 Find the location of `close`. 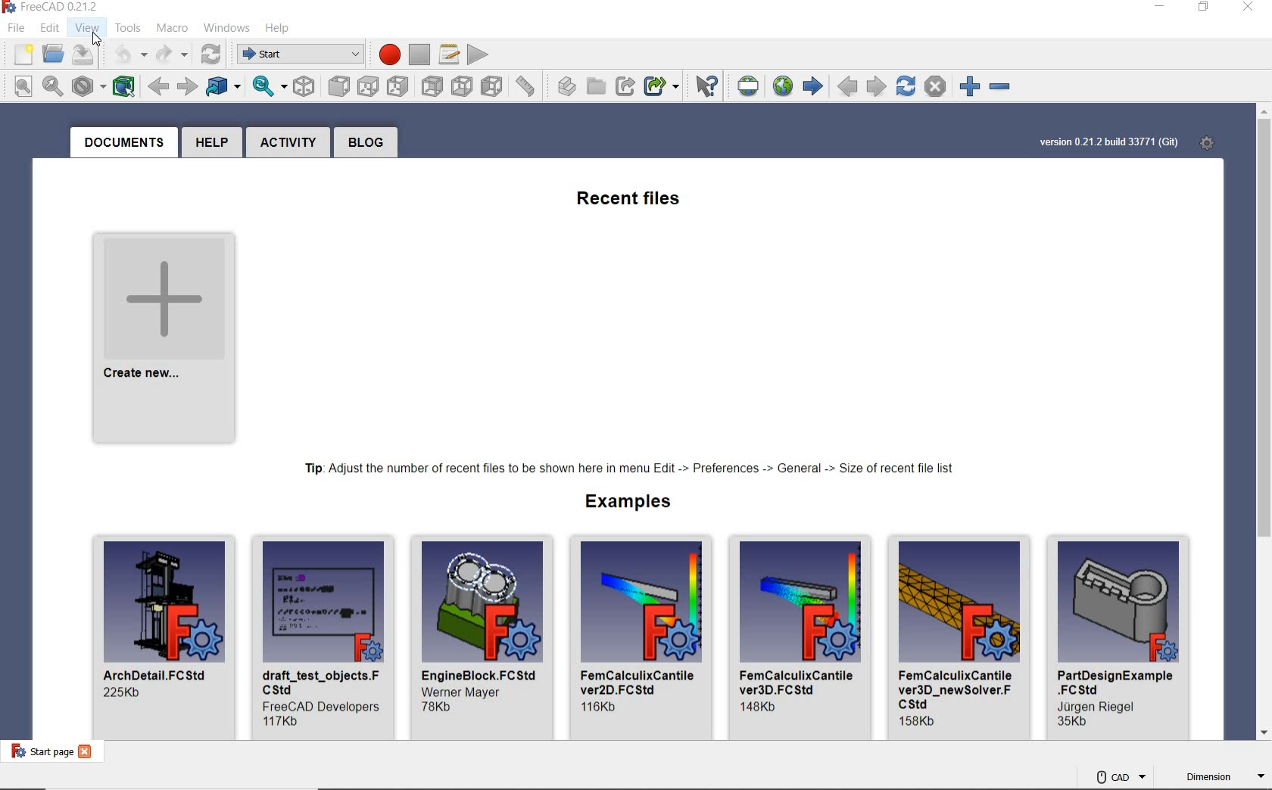

close is located at coordinates (1251, 8).